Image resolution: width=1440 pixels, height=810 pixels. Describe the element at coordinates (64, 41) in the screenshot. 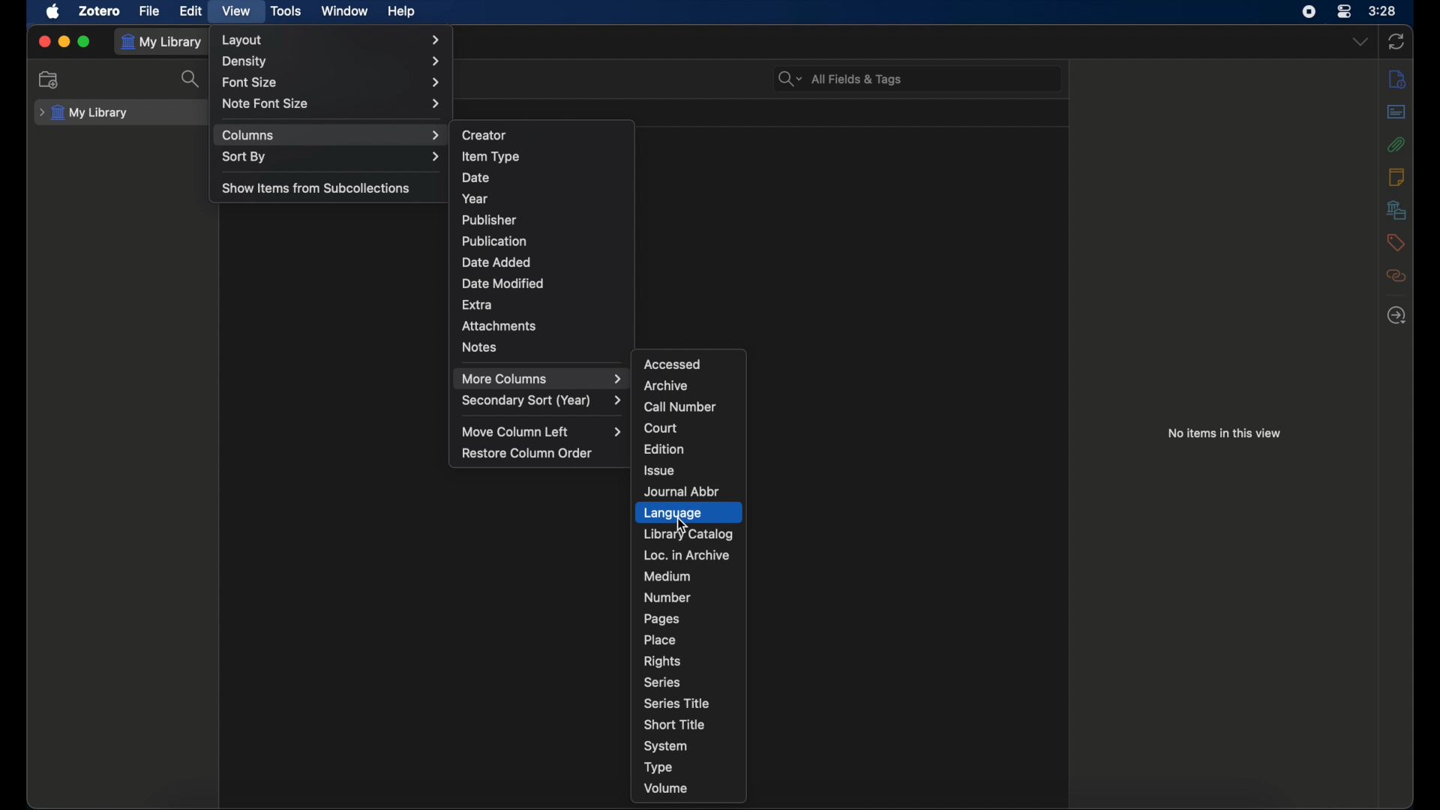

I see `minimize` at that location.